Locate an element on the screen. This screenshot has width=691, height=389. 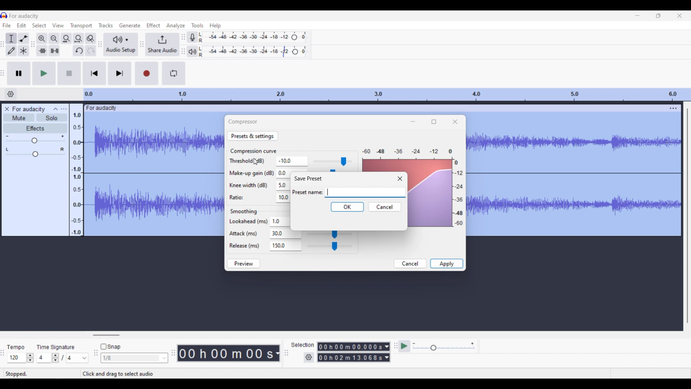
Release (ms) is located at coordinates (249, 245).